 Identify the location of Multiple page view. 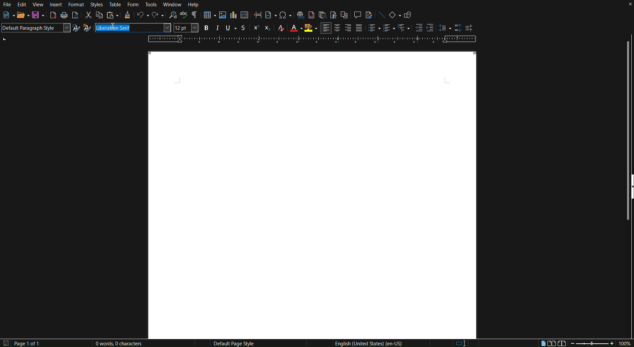
(552, 342).